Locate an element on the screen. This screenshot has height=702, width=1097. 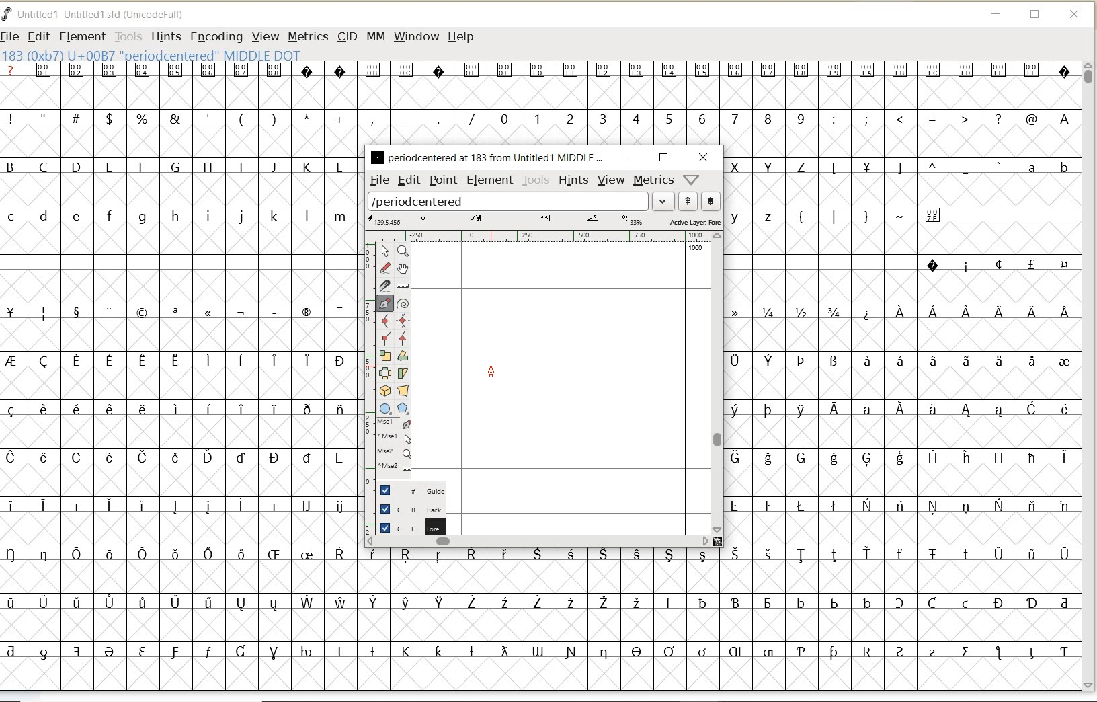
lowercase letters is located at coordinates (760, 215).